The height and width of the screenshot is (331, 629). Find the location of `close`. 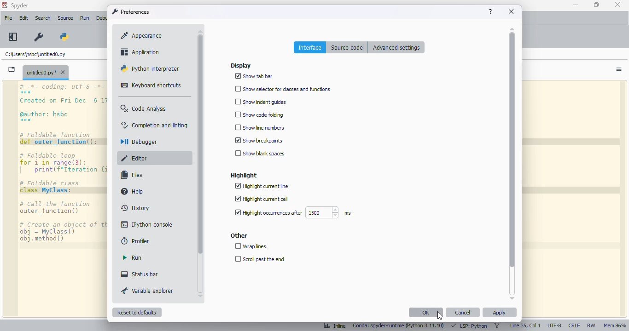

close is located at coordinates (511, 11).